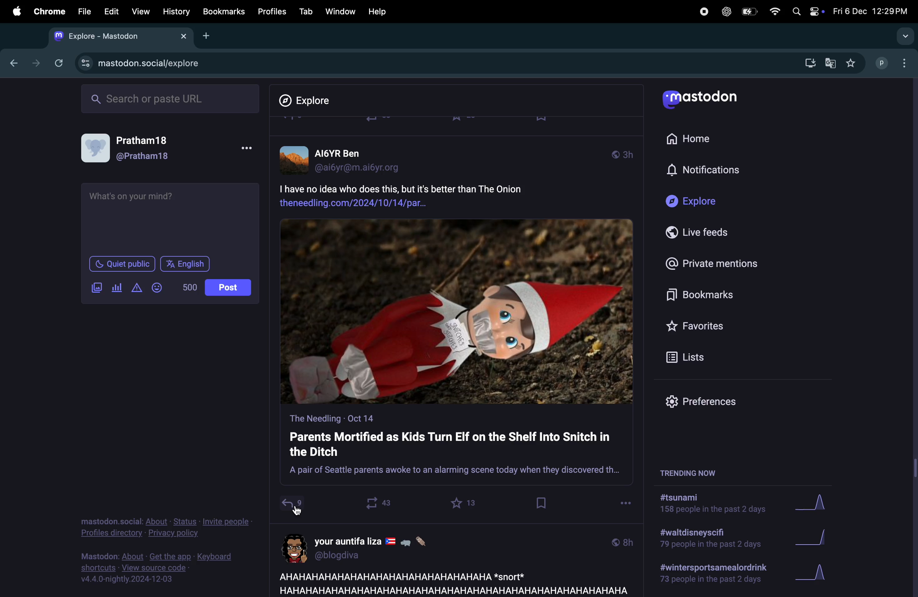 This screenshot has width=918, height=597. What do you see at coordinates (137, 61) in the screenshot?
I see `mastodo explore` at bounding box center [137, 61].